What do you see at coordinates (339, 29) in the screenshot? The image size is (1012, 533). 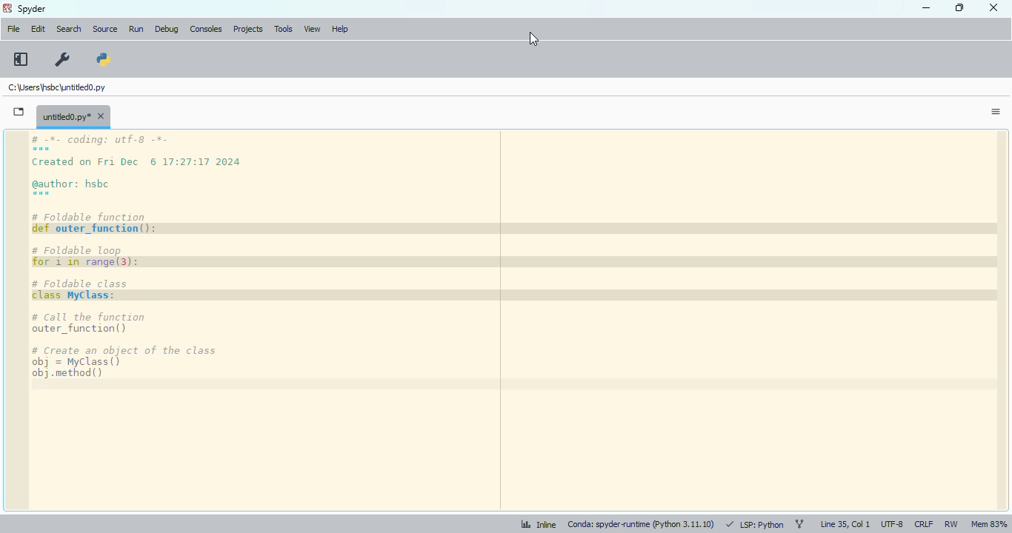 I see `help` at bounding box center [339, 29].